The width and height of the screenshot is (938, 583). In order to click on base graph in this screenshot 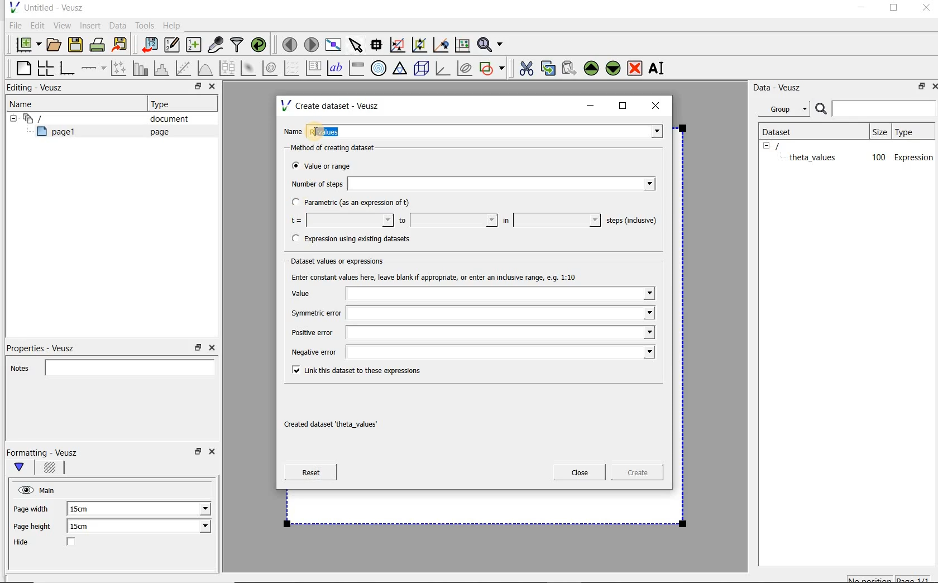, I will do `click(66, 69)`.